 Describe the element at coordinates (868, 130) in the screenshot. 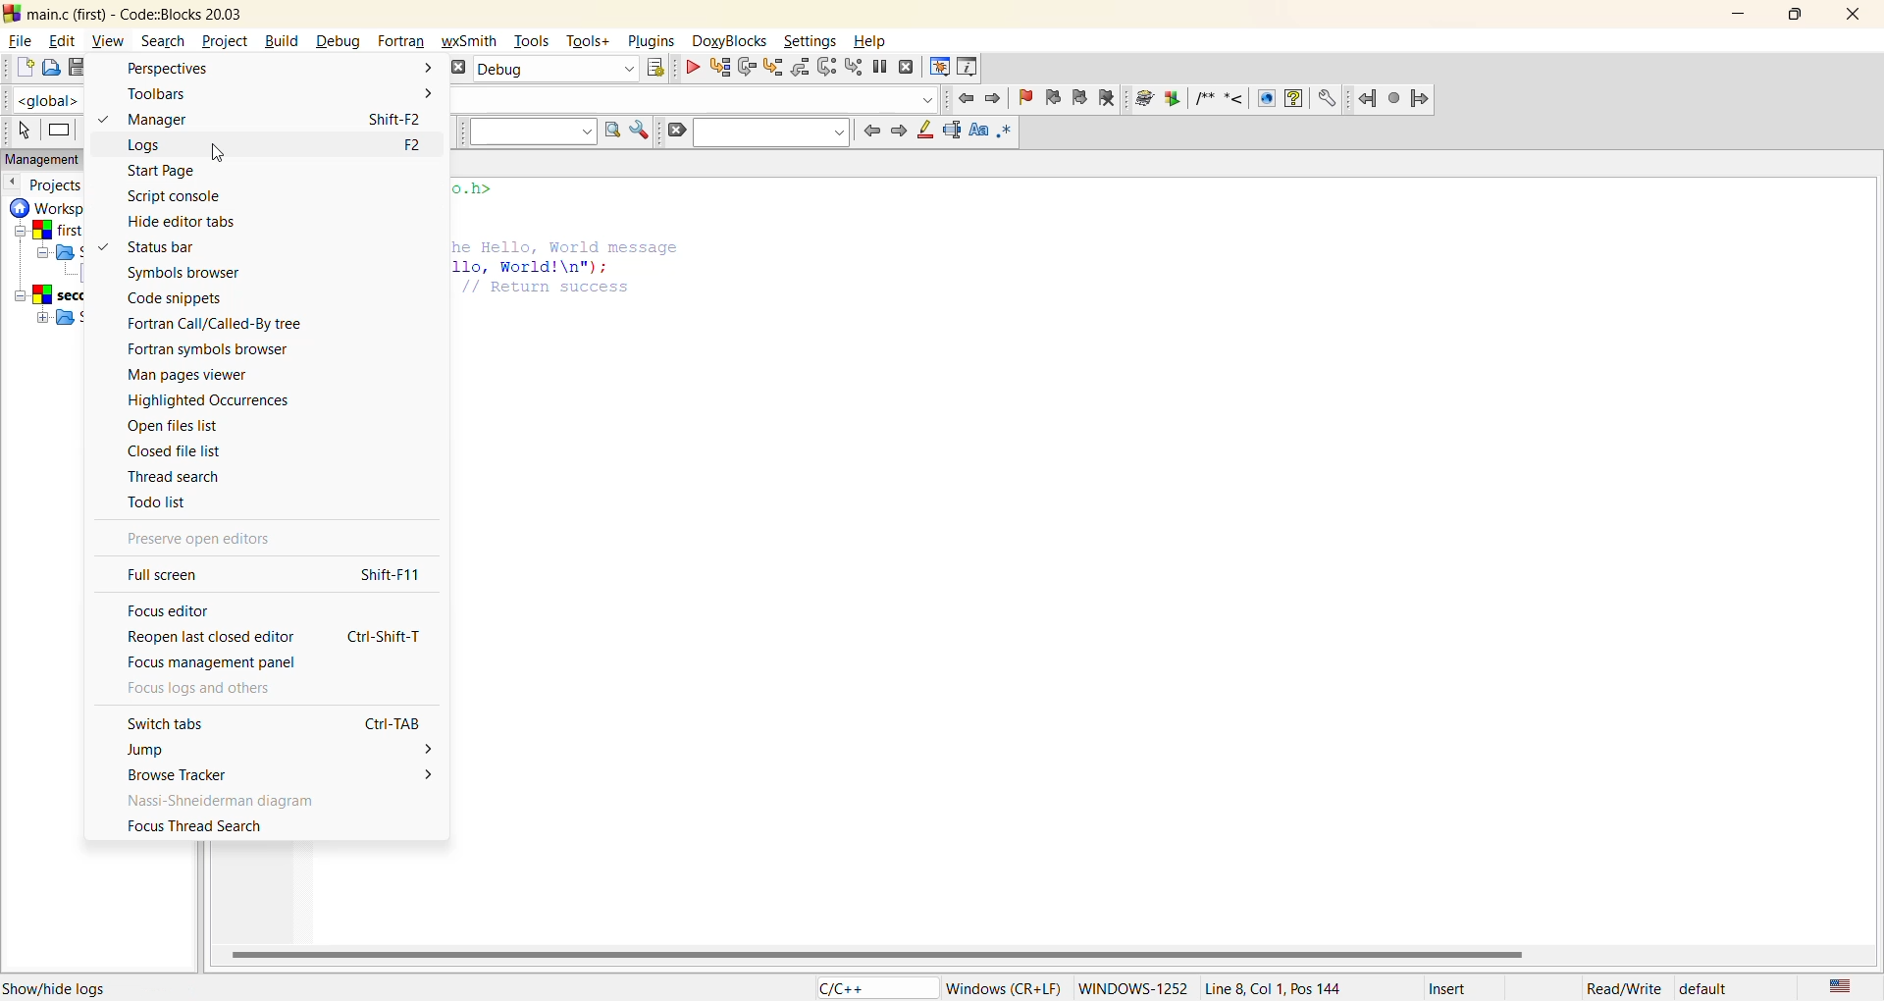

I see `previous` at that location.